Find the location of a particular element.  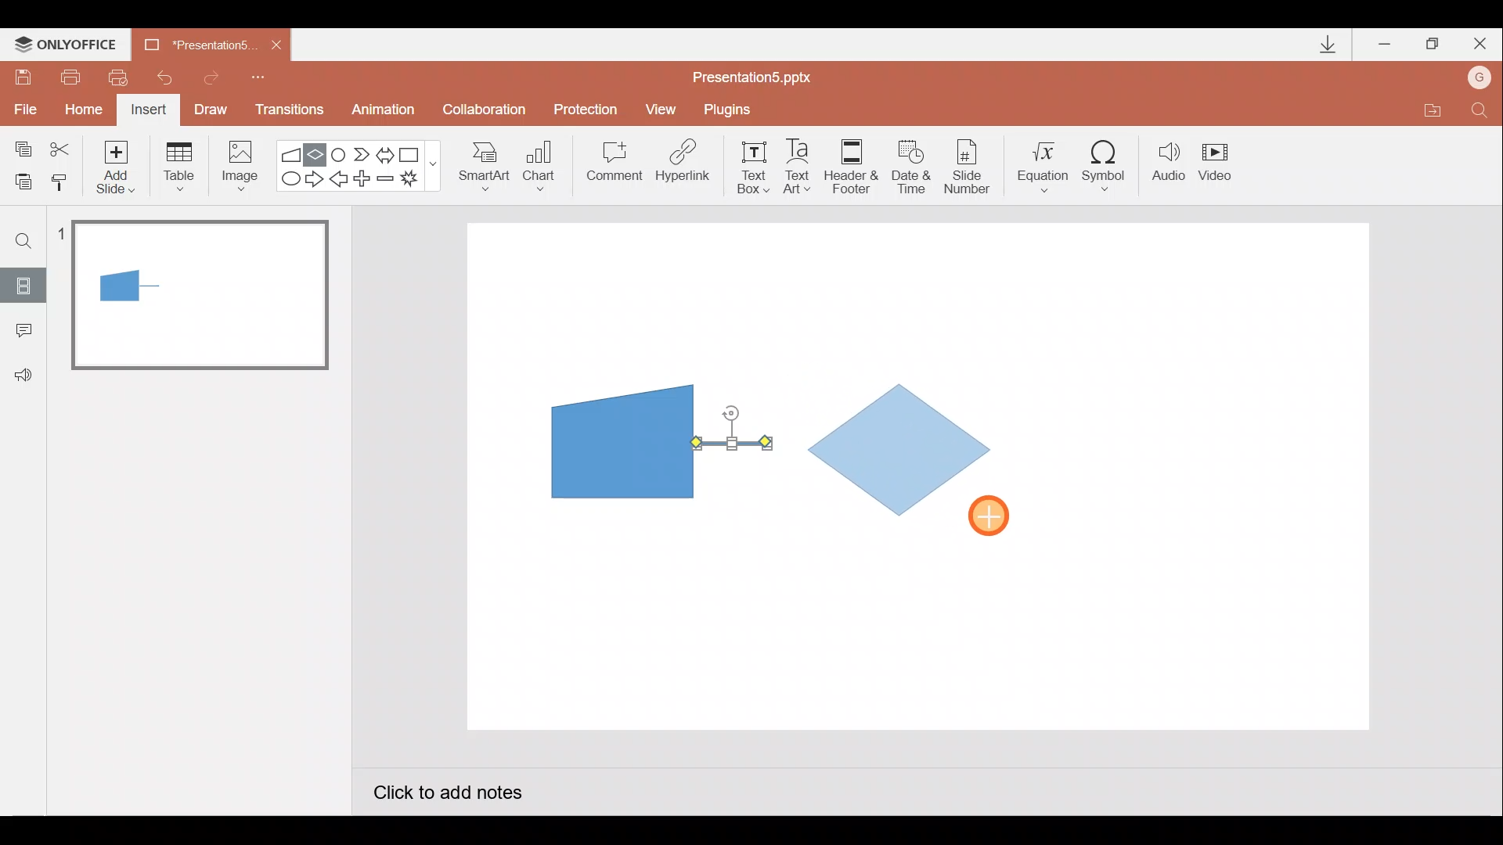

Header & footer is located at coordinates (850, 165).